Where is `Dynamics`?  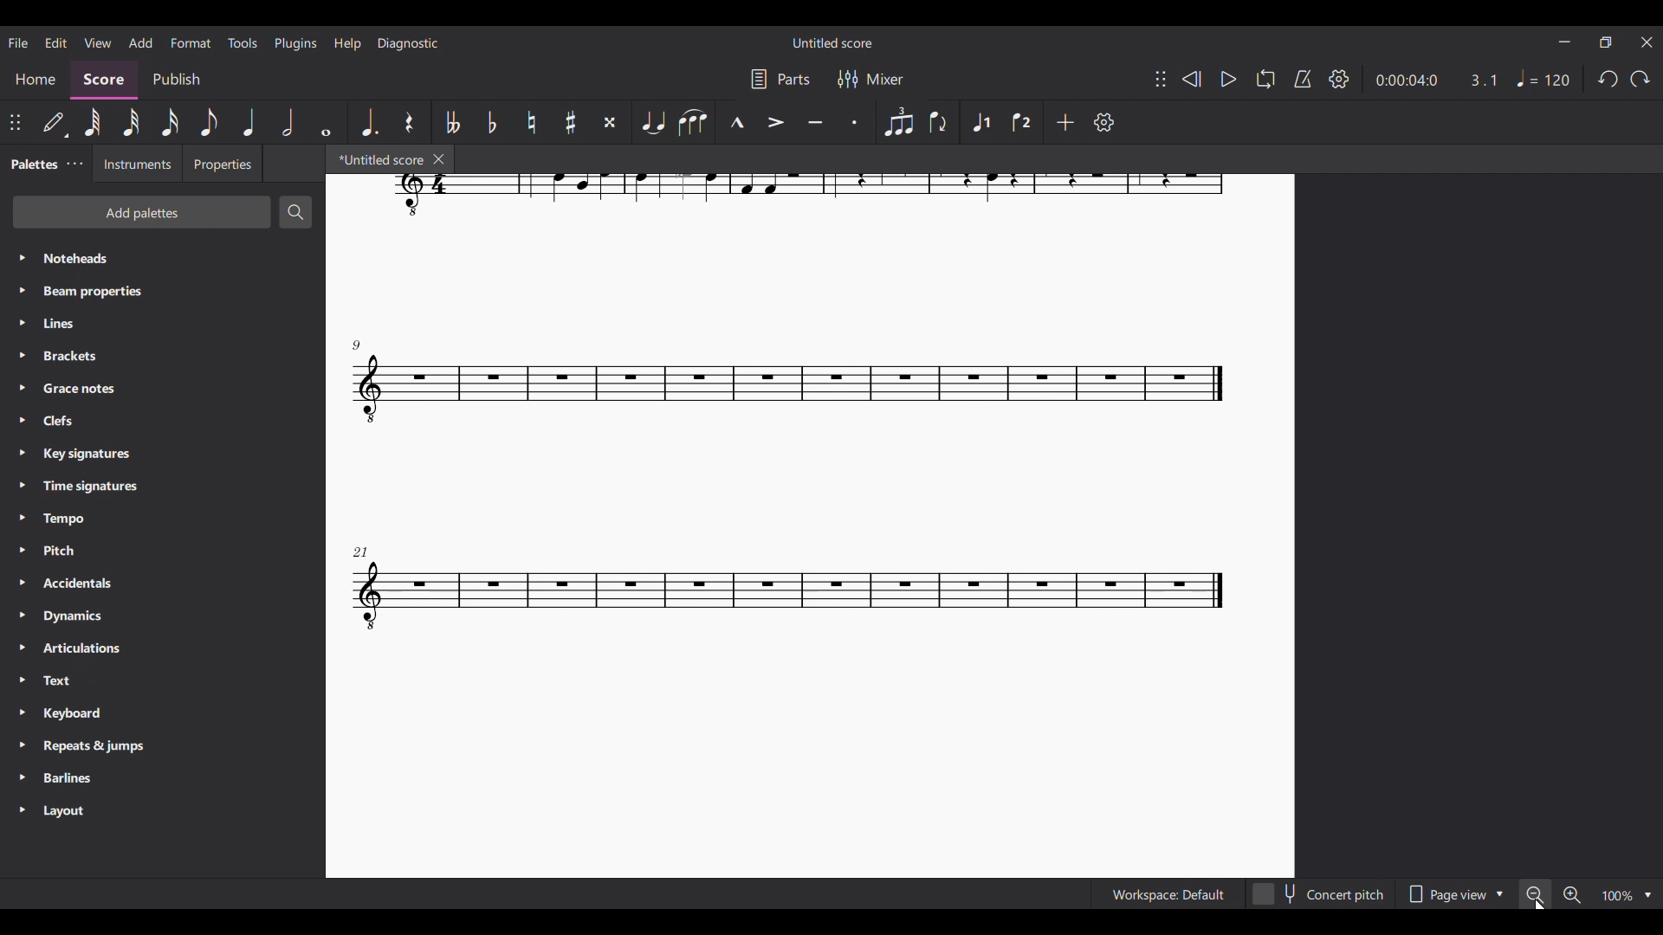 Dynamics is located at coordinates (162, 616).